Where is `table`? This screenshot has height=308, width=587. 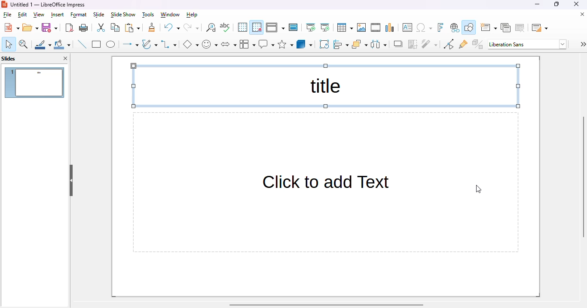
table is located at coordinates (345, 27).